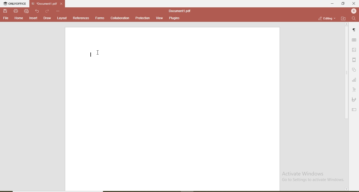 The height and width of the screenshot is (192, 359). I want to click on vertical scroll bar, so click(346, 73).